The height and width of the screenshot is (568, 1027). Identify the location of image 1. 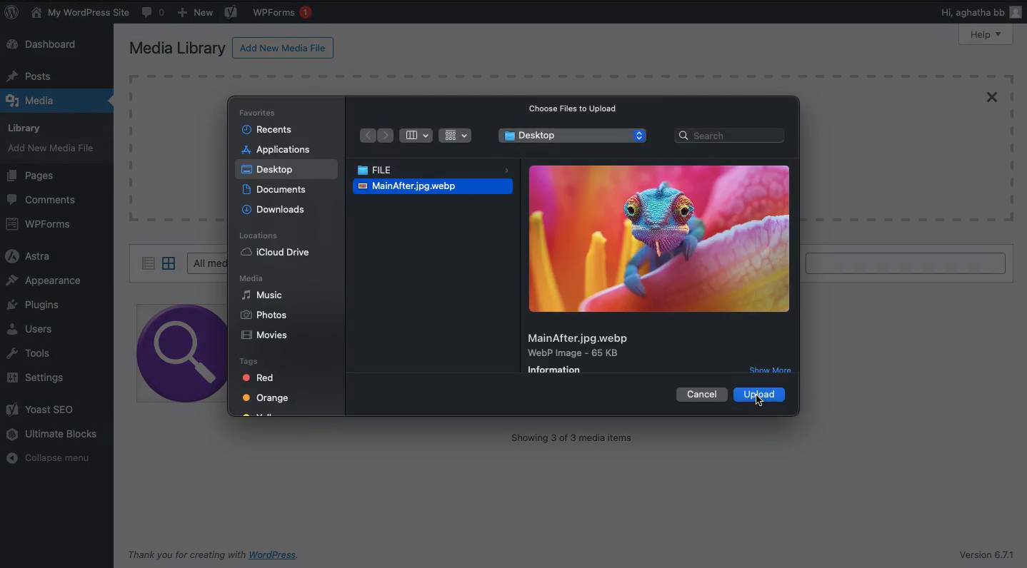
(179, 353).